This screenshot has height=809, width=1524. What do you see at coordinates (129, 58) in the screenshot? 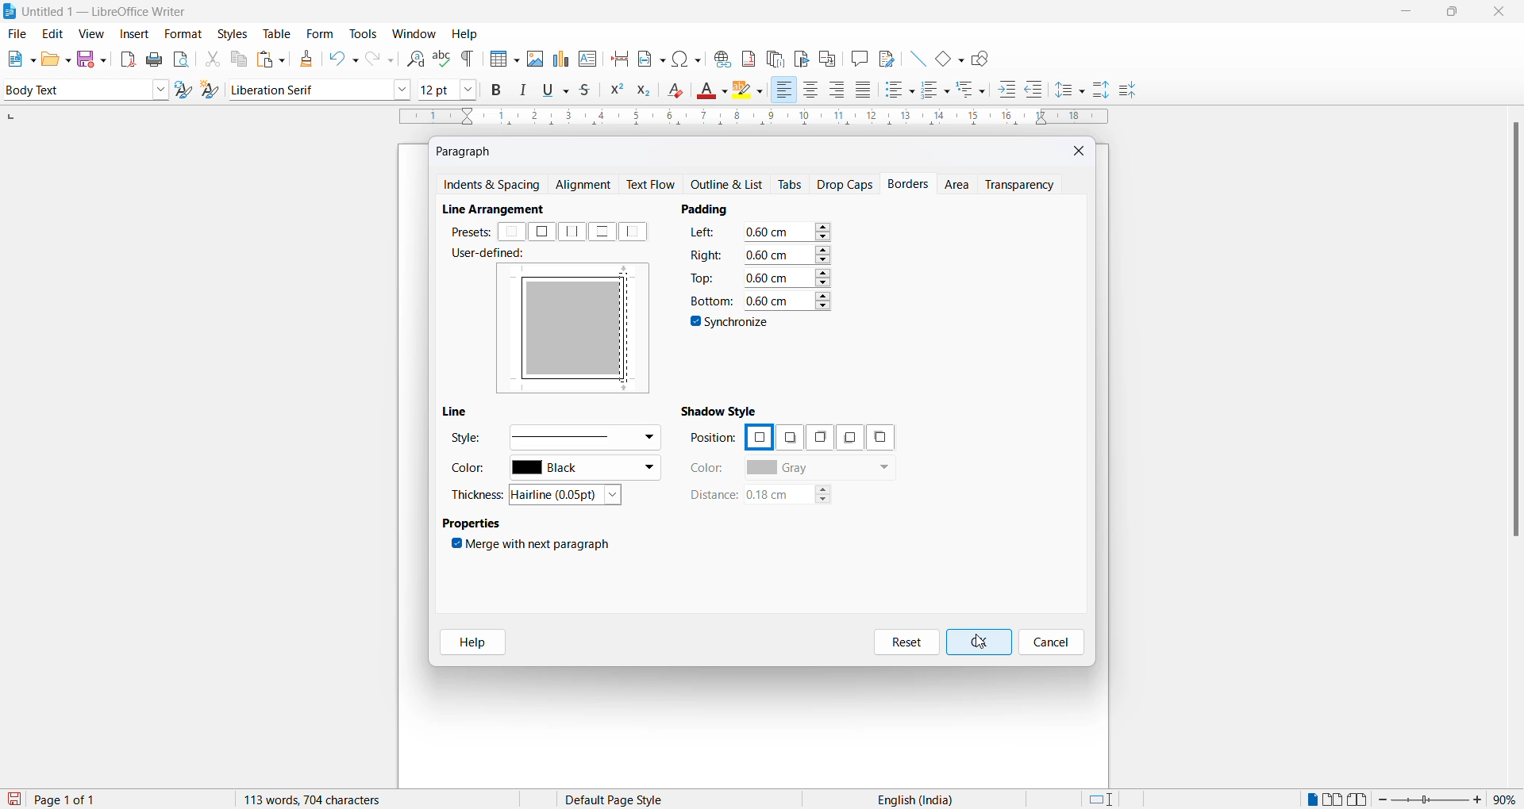
I see `export as pdf` at bounding box center [129, 58].